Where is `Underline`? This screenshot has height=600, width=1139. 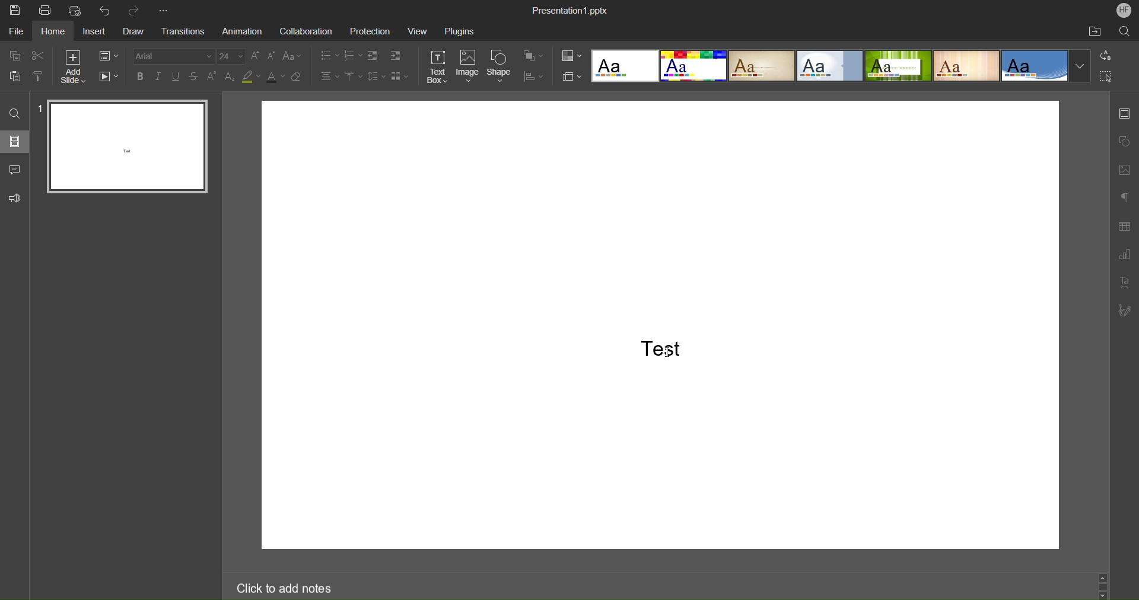 Underline is located at coordinates (177, 76).